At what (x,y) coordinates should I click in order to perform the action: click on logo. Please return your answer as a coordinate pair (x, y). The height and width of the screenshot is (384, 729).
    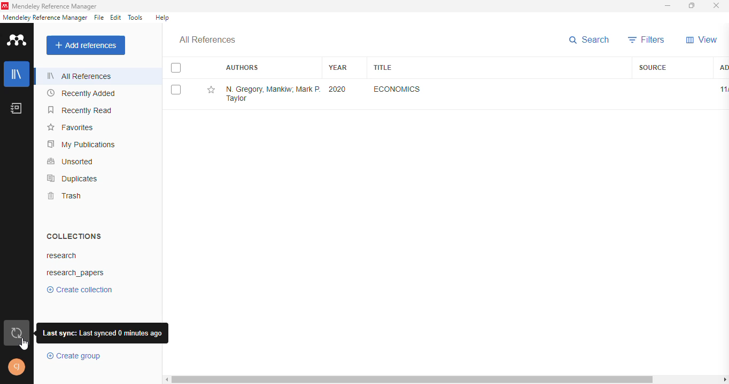
    Looking at the image, I should click on (17, 39).